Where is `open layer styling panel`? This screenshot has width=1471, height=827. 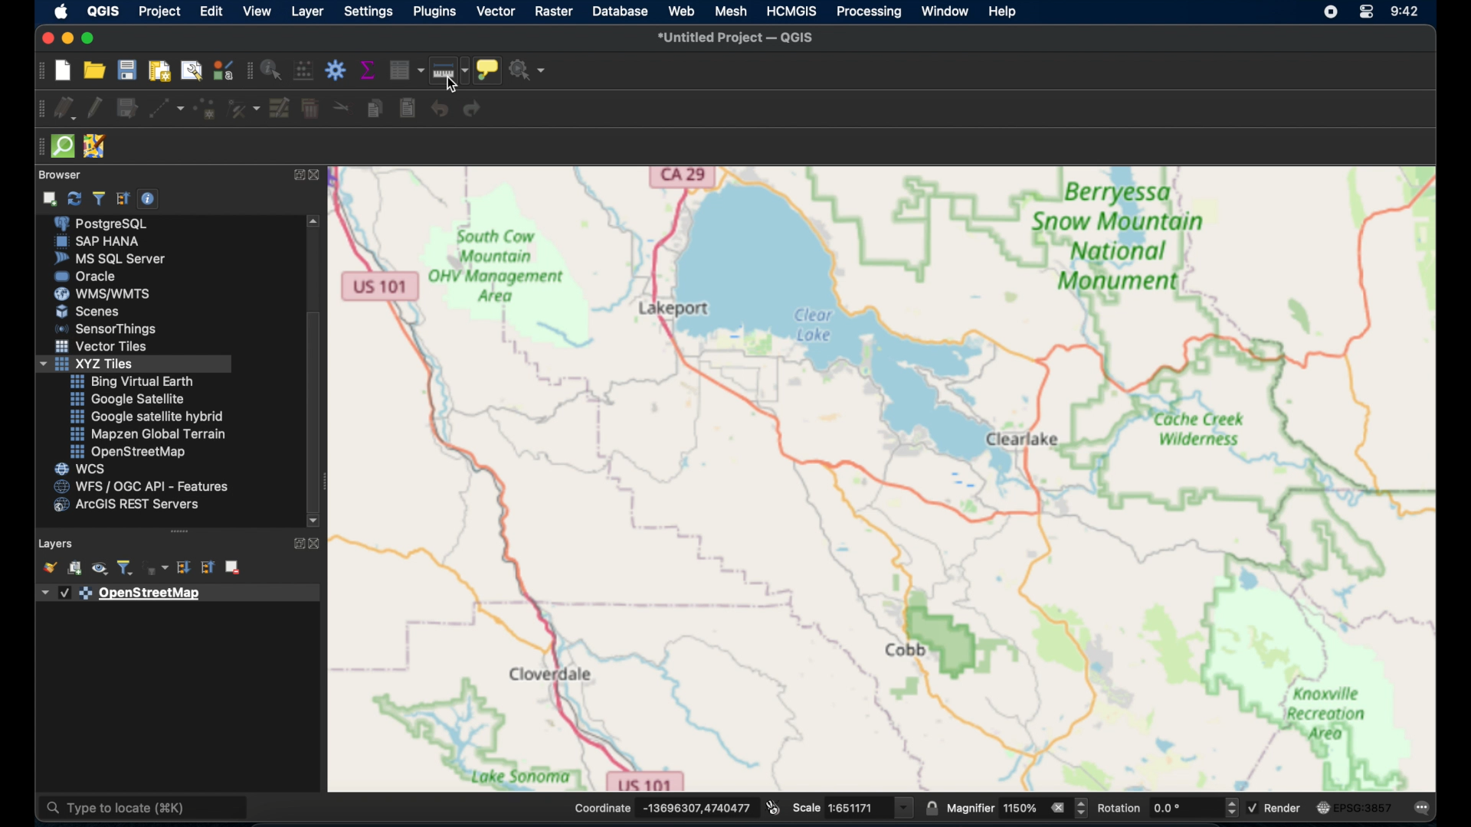 open layer styling panel is located at coordinates (49, 567).